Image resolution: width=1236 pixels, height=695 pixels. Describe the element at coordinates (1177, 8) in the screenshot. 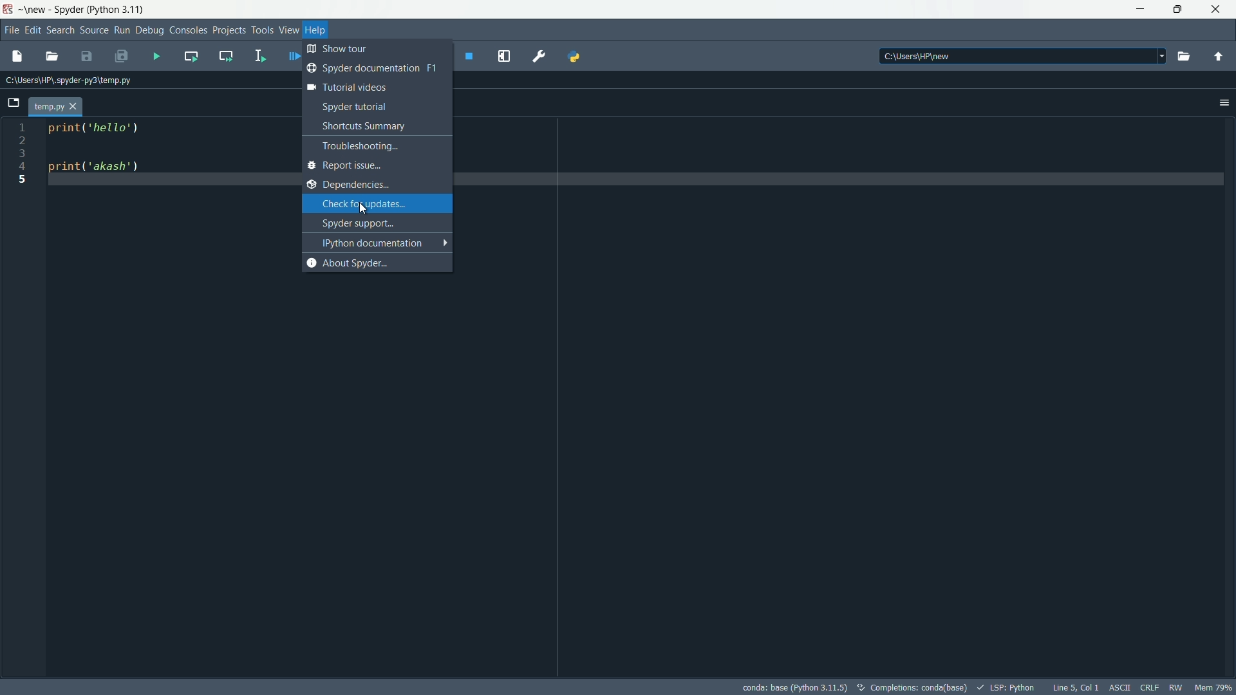

I see `restore` at that location.